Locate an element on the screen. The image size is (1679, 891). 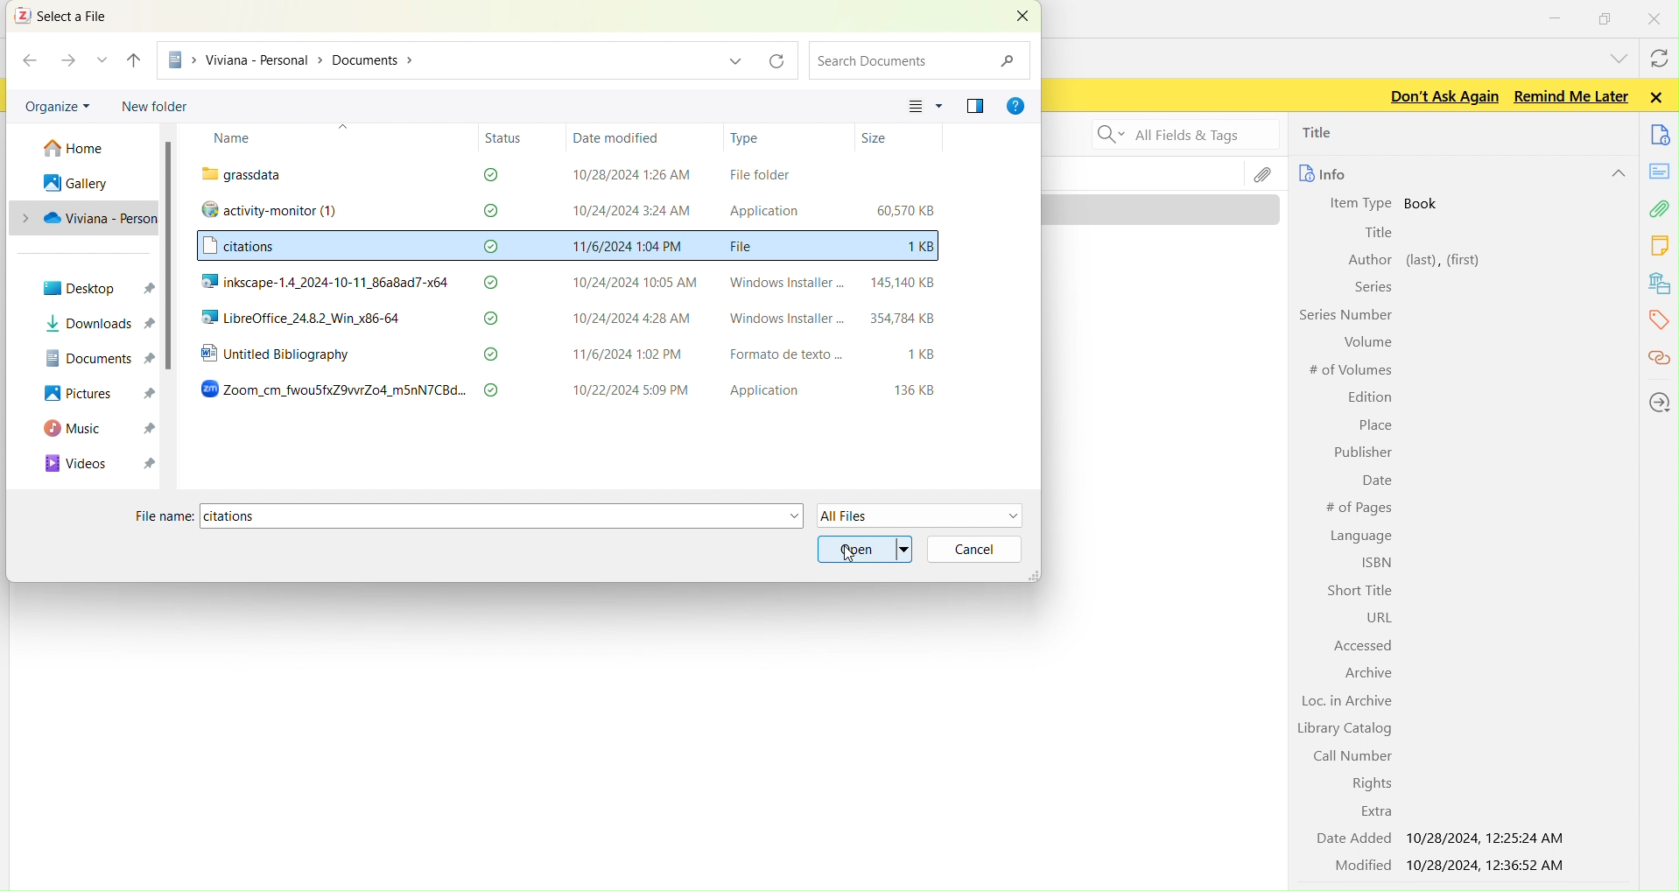
PC is located at coordinates (88, 221).